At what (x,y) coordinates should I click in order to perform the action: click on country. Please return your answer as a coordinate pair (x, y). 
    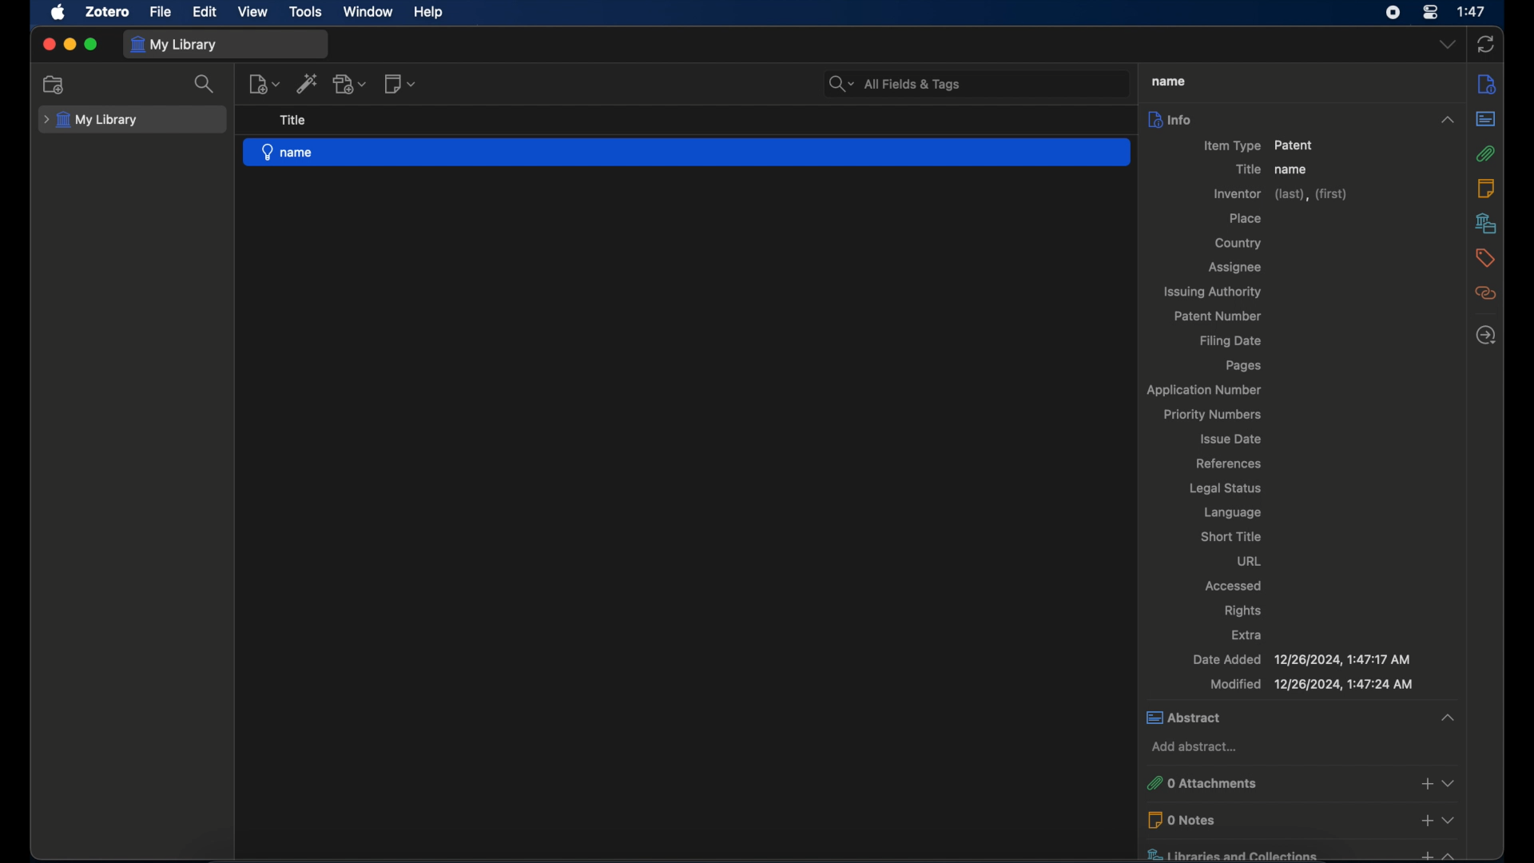
    Looking at the image, I should click on (1241, 244).